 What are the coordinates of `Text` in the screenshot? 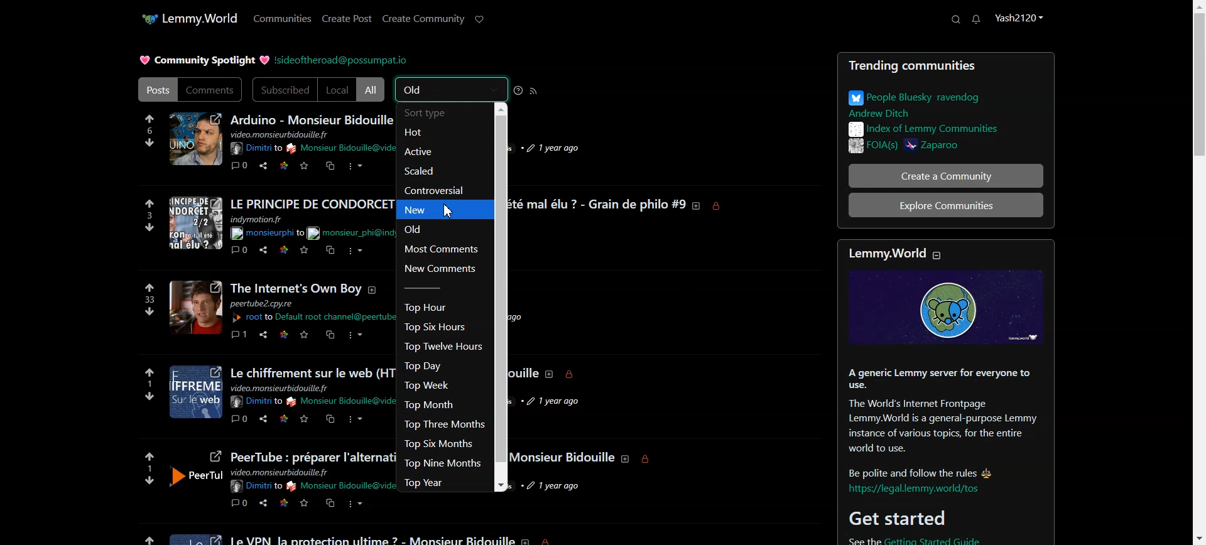 It's located at (563, 458).